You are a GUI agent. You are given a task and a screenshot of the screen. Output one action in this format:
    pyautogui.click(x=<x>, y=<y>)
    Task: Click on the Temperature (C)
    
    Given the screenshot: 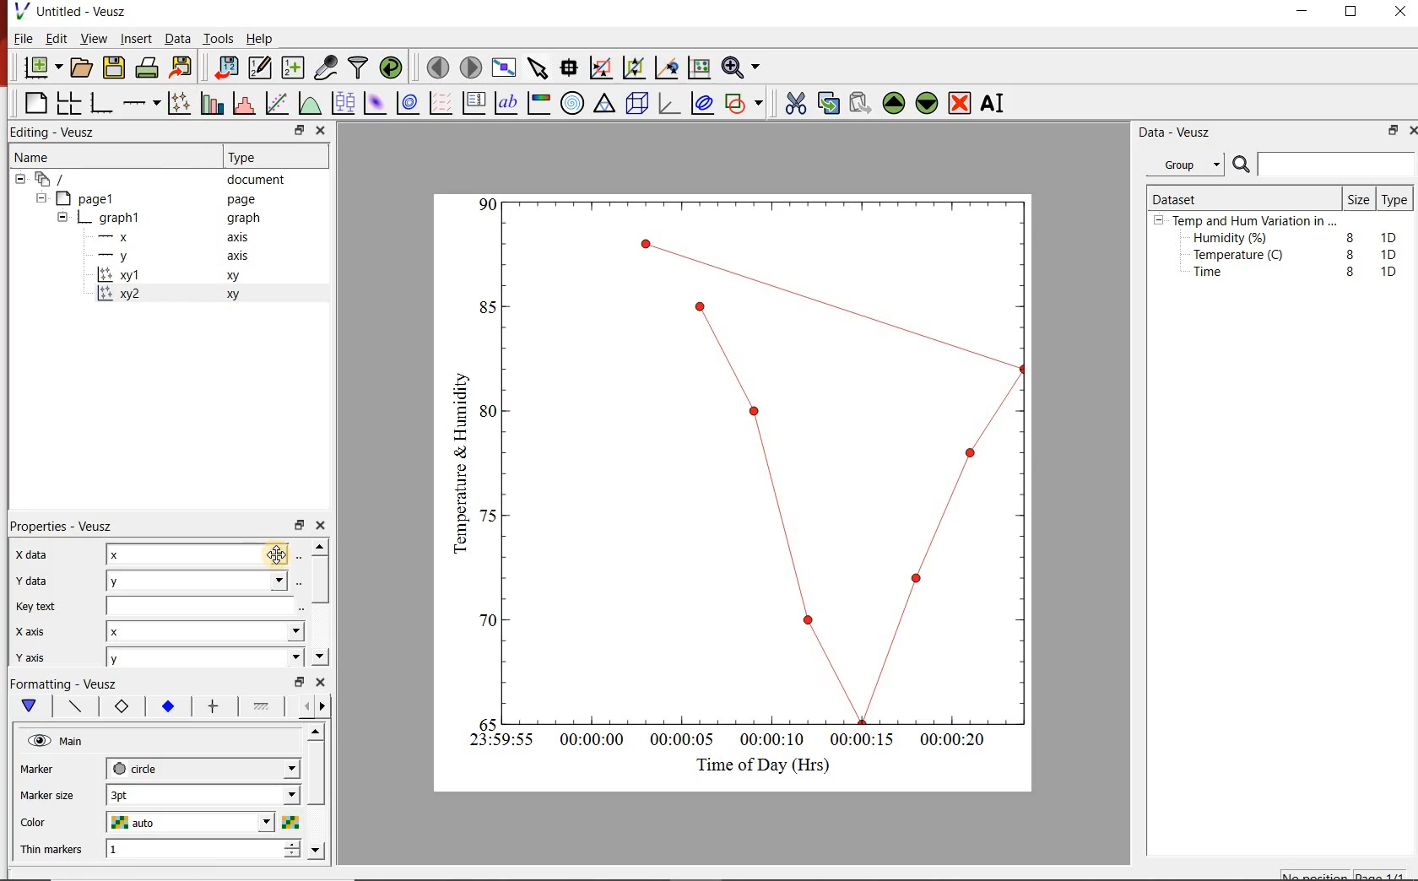 What is the action you would take?
    pyautogui.click(x=1242, y=257)
    